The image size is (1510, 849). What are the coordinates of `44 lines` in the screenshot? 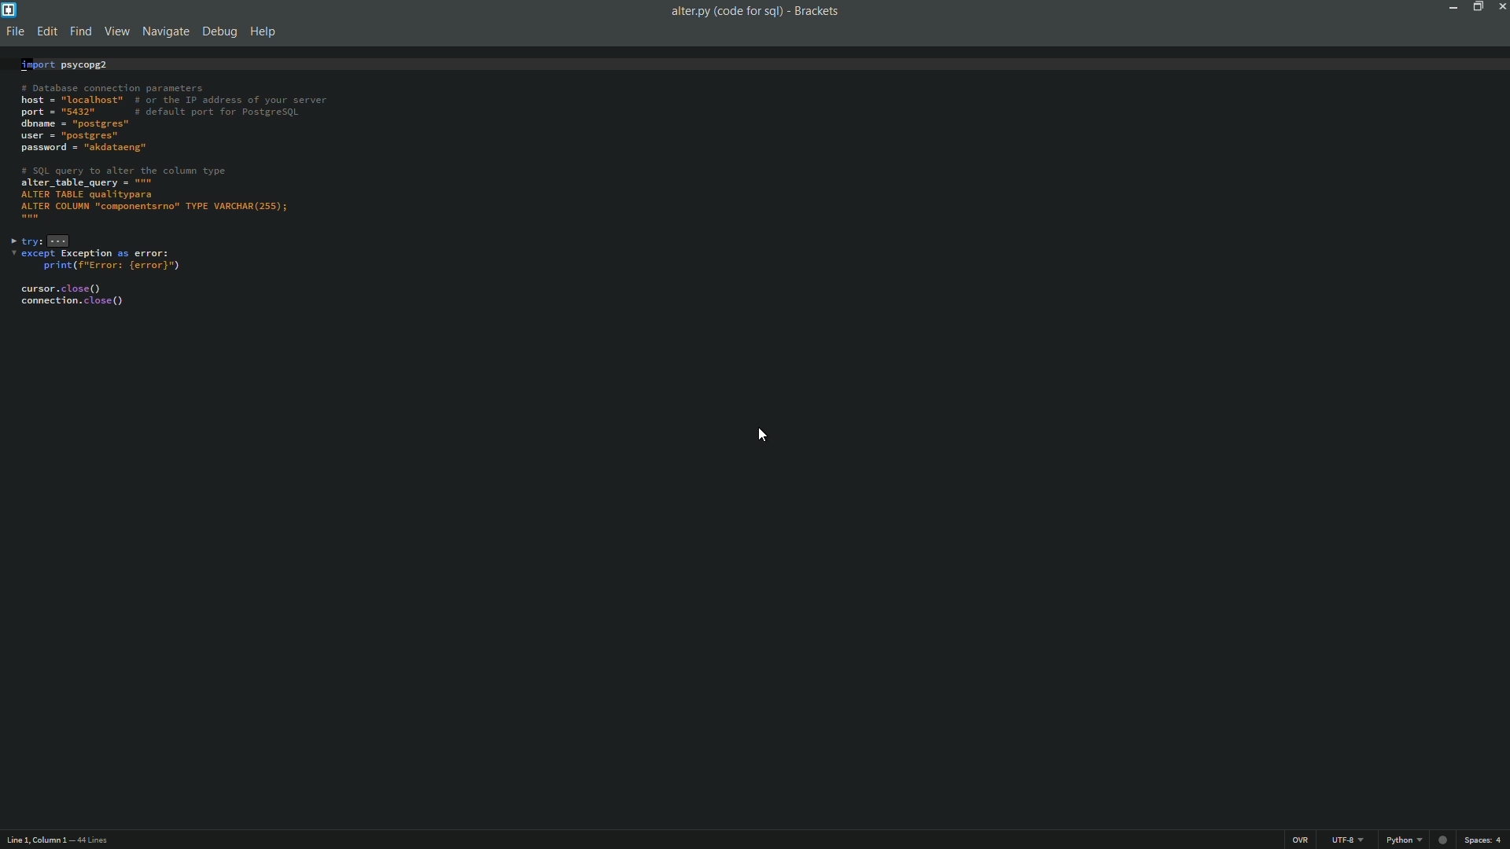 It's located at (93, 841).